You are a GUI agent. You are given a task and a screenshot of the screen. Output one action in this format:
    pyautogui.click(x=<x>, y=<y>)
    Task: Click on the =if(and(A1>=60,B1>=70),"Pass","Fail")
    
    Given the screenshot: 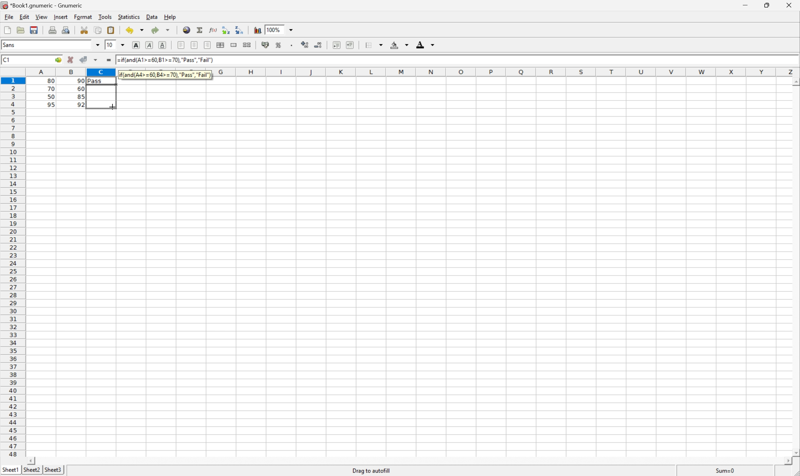 What is the action you would take?
    pyautogui.click(x=170, y=60)
    